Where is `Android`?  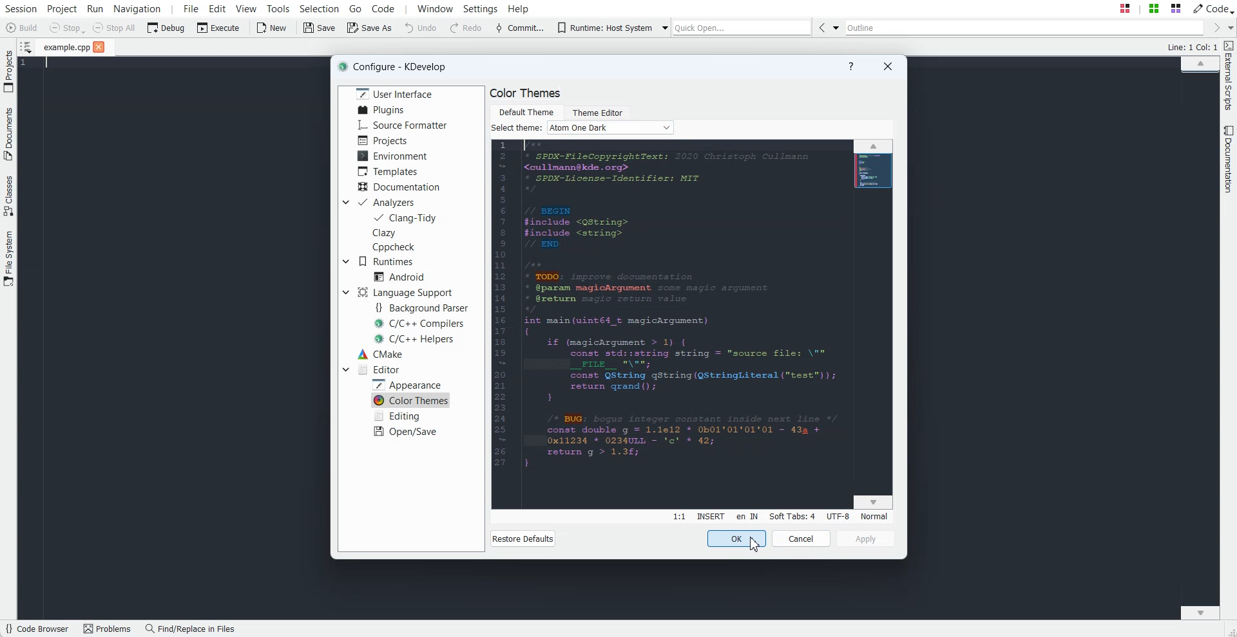
Android is located at coordinates (399, 276).